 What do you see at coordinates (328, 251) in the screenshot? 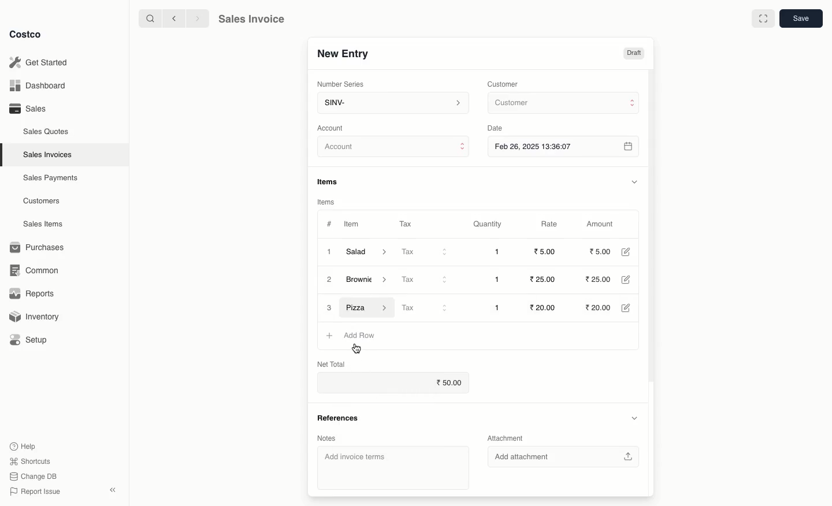
I see `1` at bounding box center [328, 251].